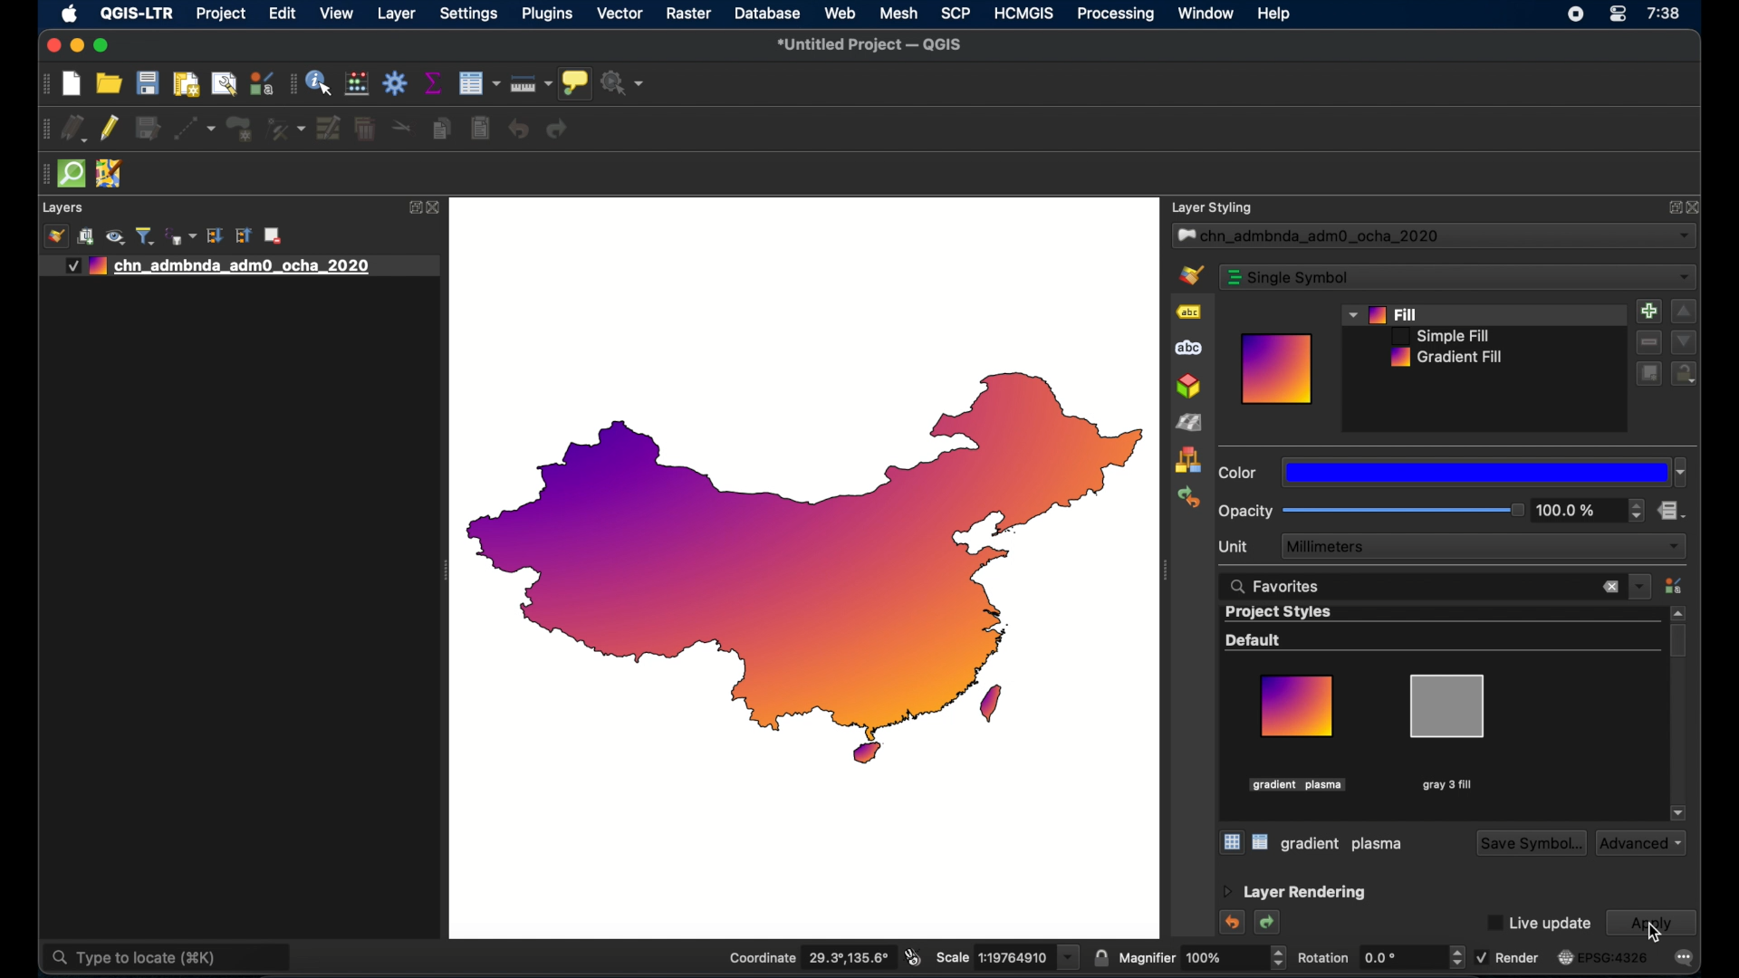 This screenshot has width=1739, height=978. I want to click on highlighted, so click(1299, 785).